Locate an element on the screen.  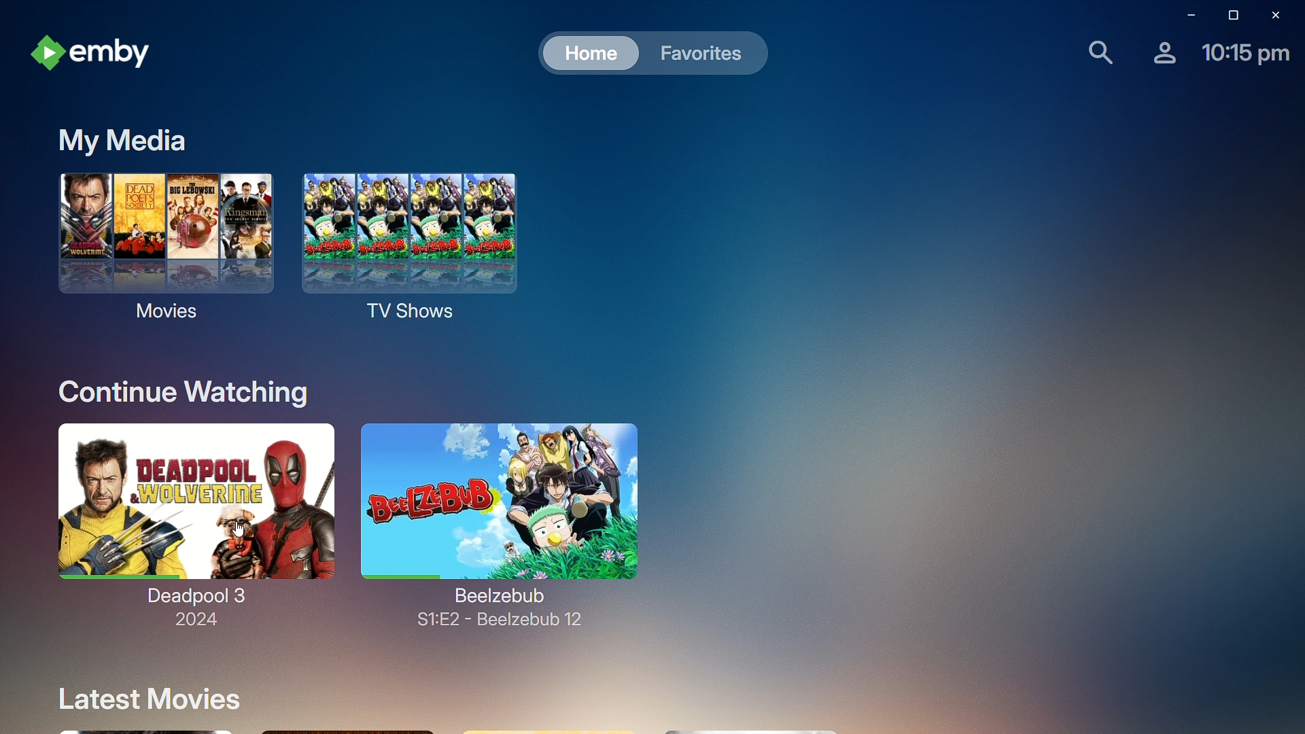
Account is located at coordinates (1158, 55).